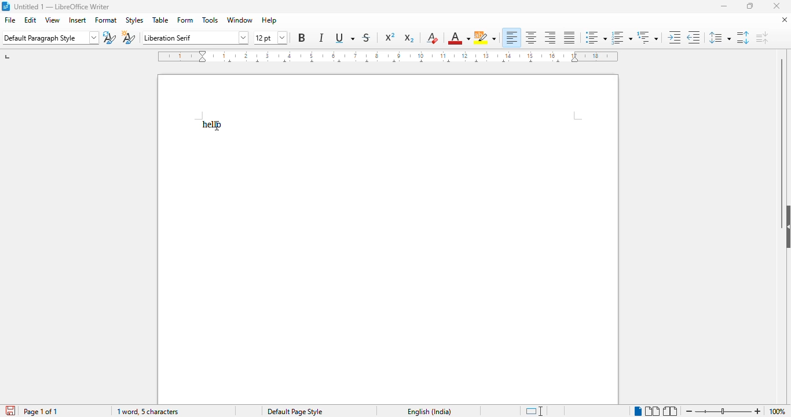  Describe the element at coordinates (777, 5) in the screenshot. I see `close` at that location.